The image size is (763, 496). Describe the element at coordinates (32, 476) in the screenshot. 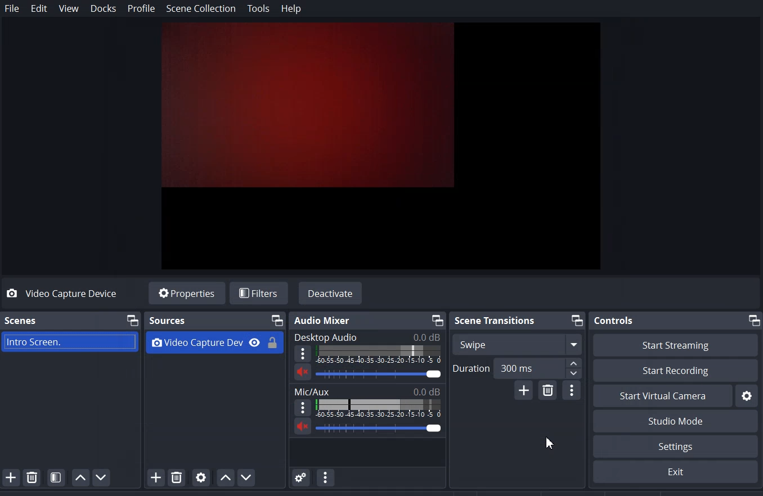

I see `Remove Selected Scene` at that location.